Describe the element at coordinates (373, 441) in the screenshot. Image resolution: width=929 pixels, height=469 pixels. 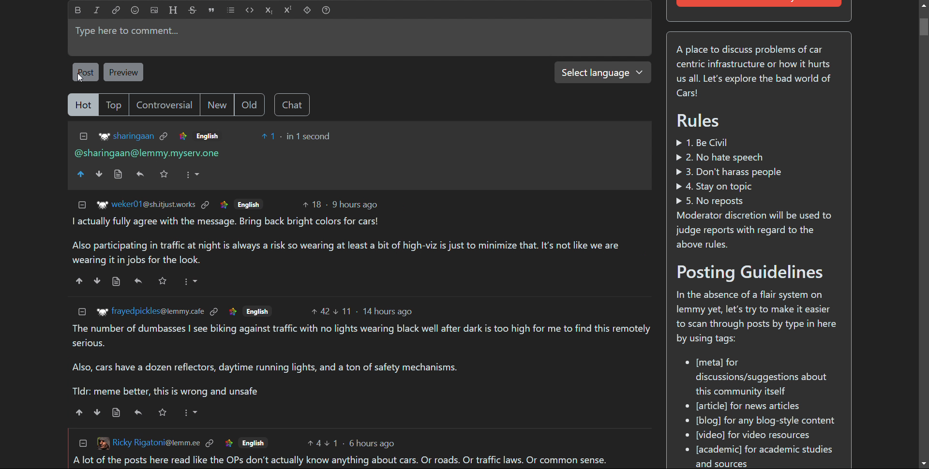
I see `6 hours ago` at that location.